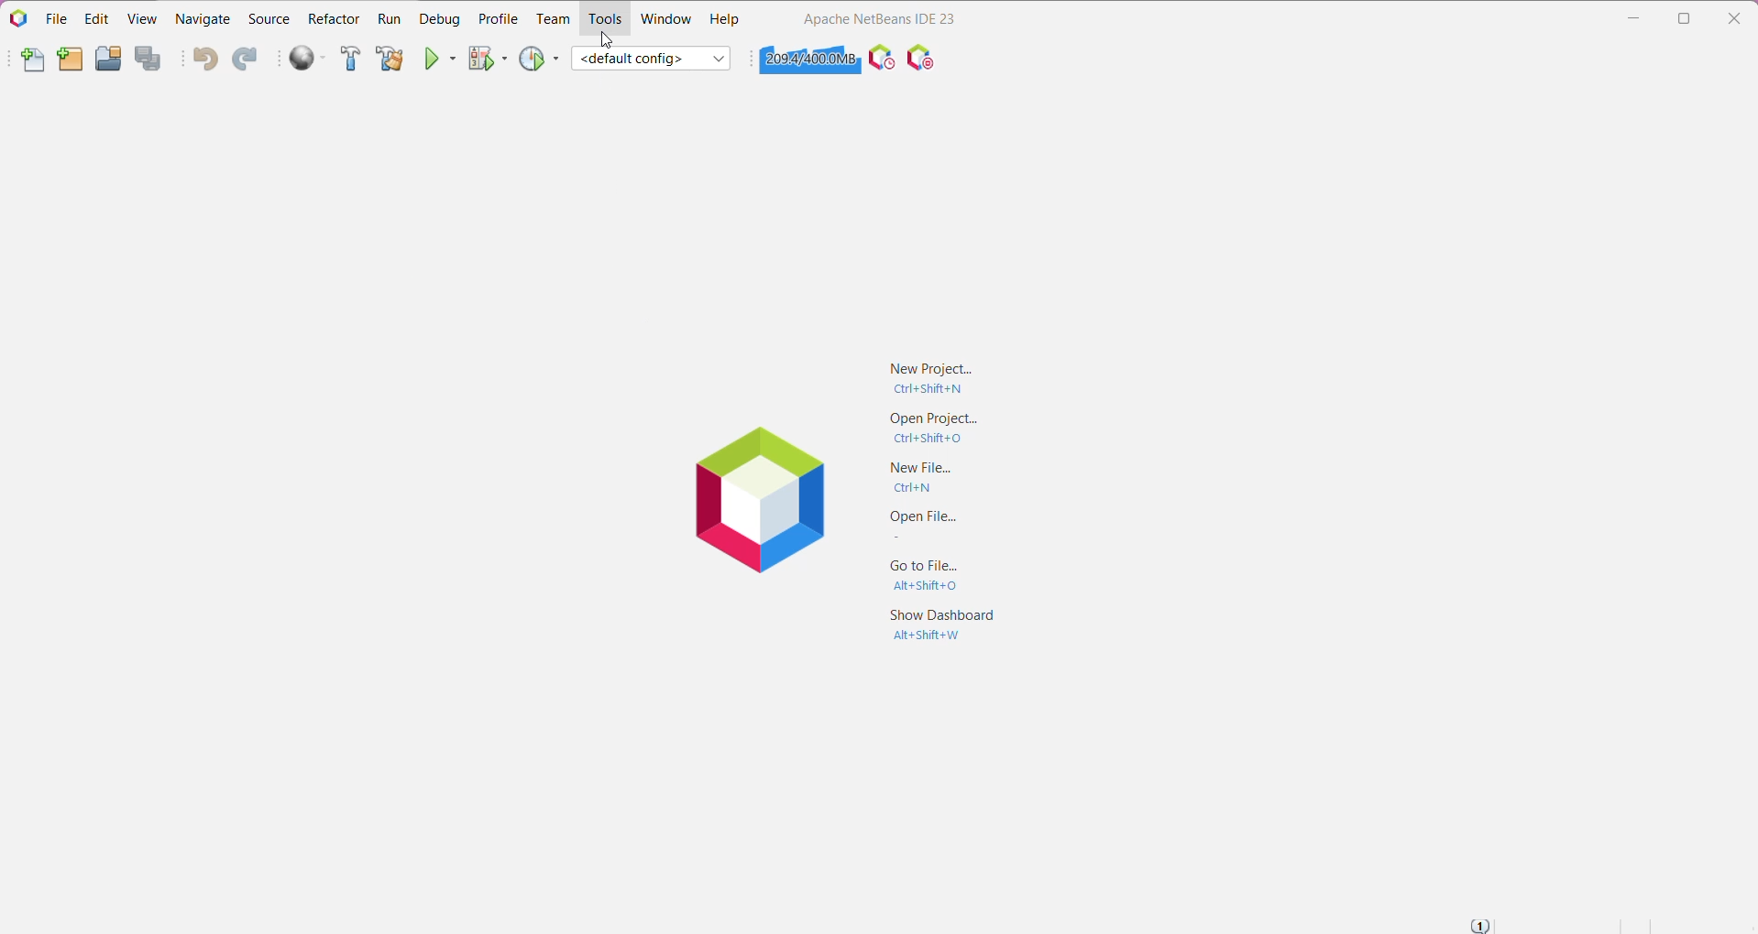  I want to click on Close, so click(1738, 16).